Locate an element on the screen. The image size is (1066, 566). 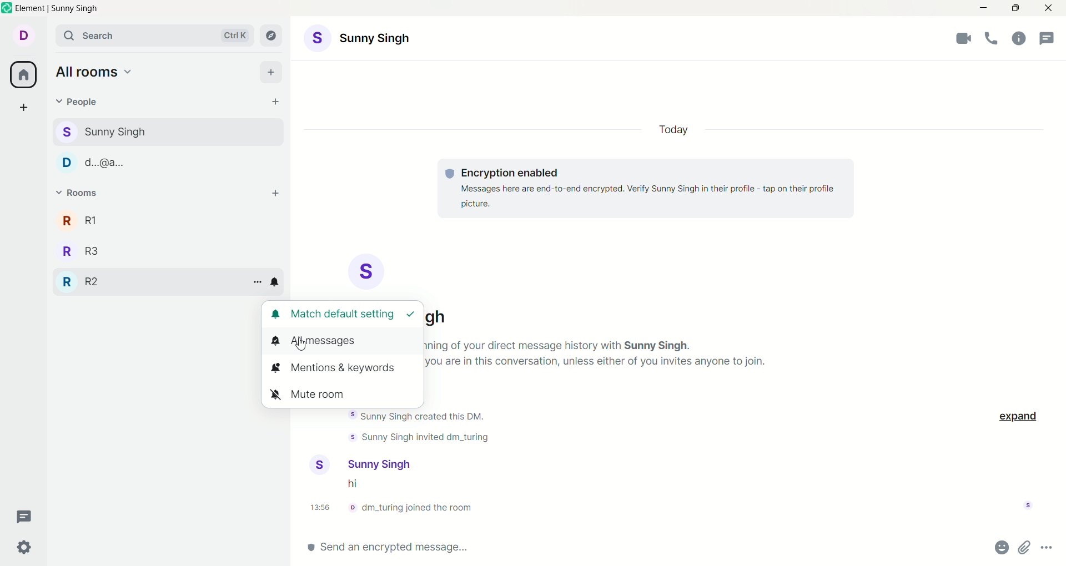
all messages is located at coordinates (320, 342).